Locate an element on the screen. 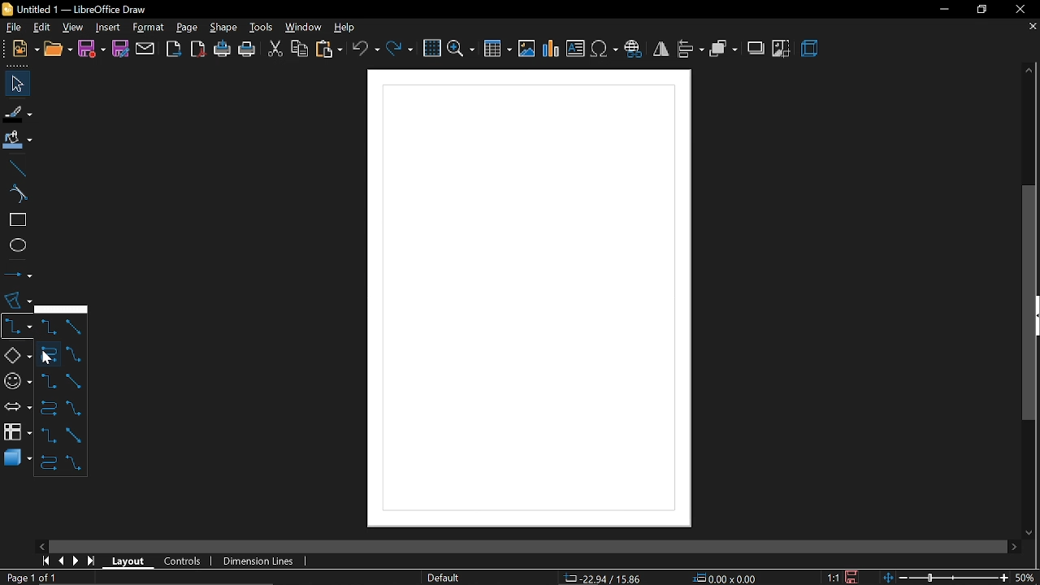 The width and height of the screenshot is (1040, 585). go to last page is located at coordinates (93, 561).